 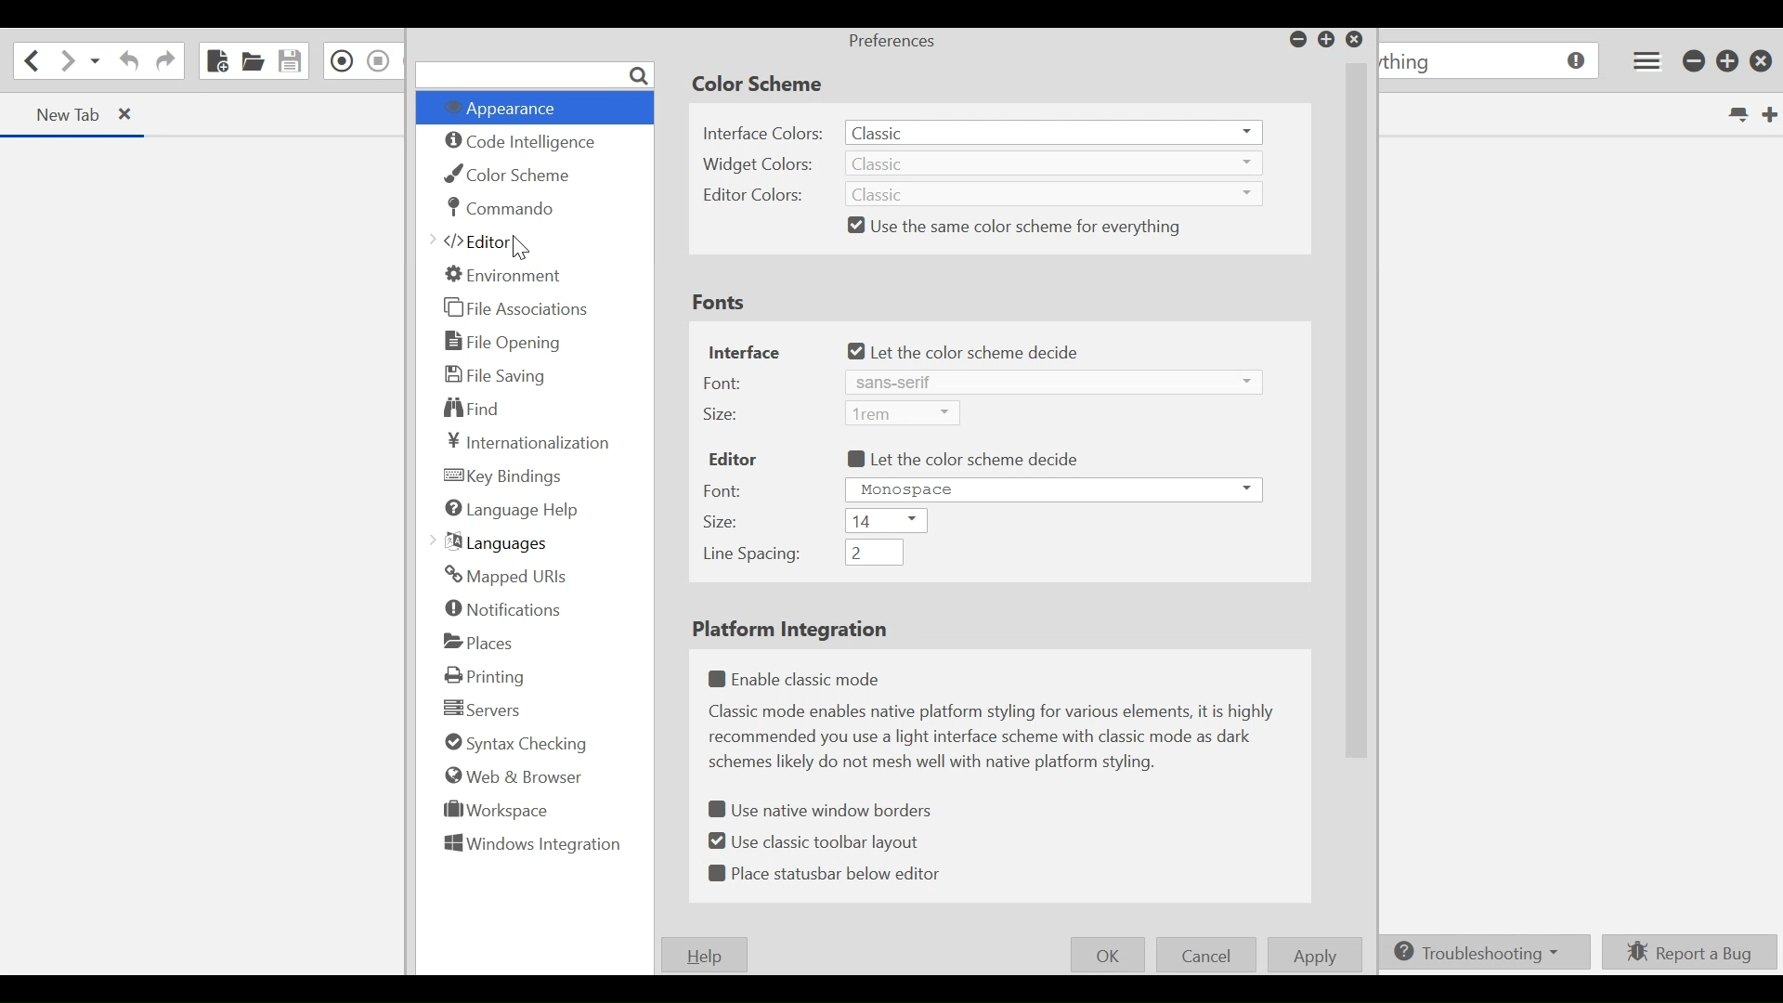 What do you see at coordinates (64, 62) in the screenshot?
I see `Go forward one location` at bounding box center [64, 62].